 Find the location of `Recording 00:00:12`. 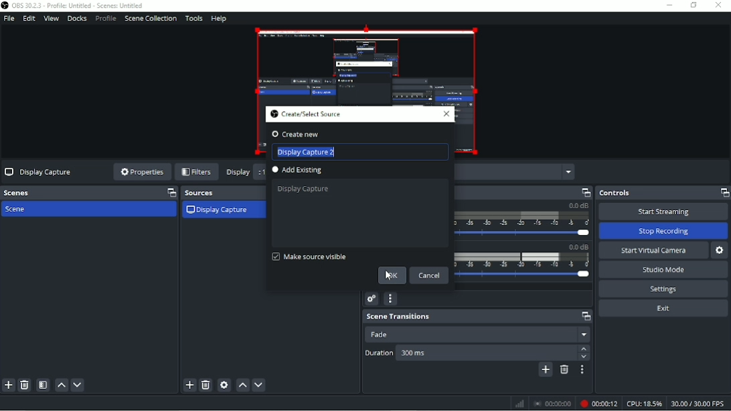

Recording 00:00:12 is located at coordinates (598, 403).